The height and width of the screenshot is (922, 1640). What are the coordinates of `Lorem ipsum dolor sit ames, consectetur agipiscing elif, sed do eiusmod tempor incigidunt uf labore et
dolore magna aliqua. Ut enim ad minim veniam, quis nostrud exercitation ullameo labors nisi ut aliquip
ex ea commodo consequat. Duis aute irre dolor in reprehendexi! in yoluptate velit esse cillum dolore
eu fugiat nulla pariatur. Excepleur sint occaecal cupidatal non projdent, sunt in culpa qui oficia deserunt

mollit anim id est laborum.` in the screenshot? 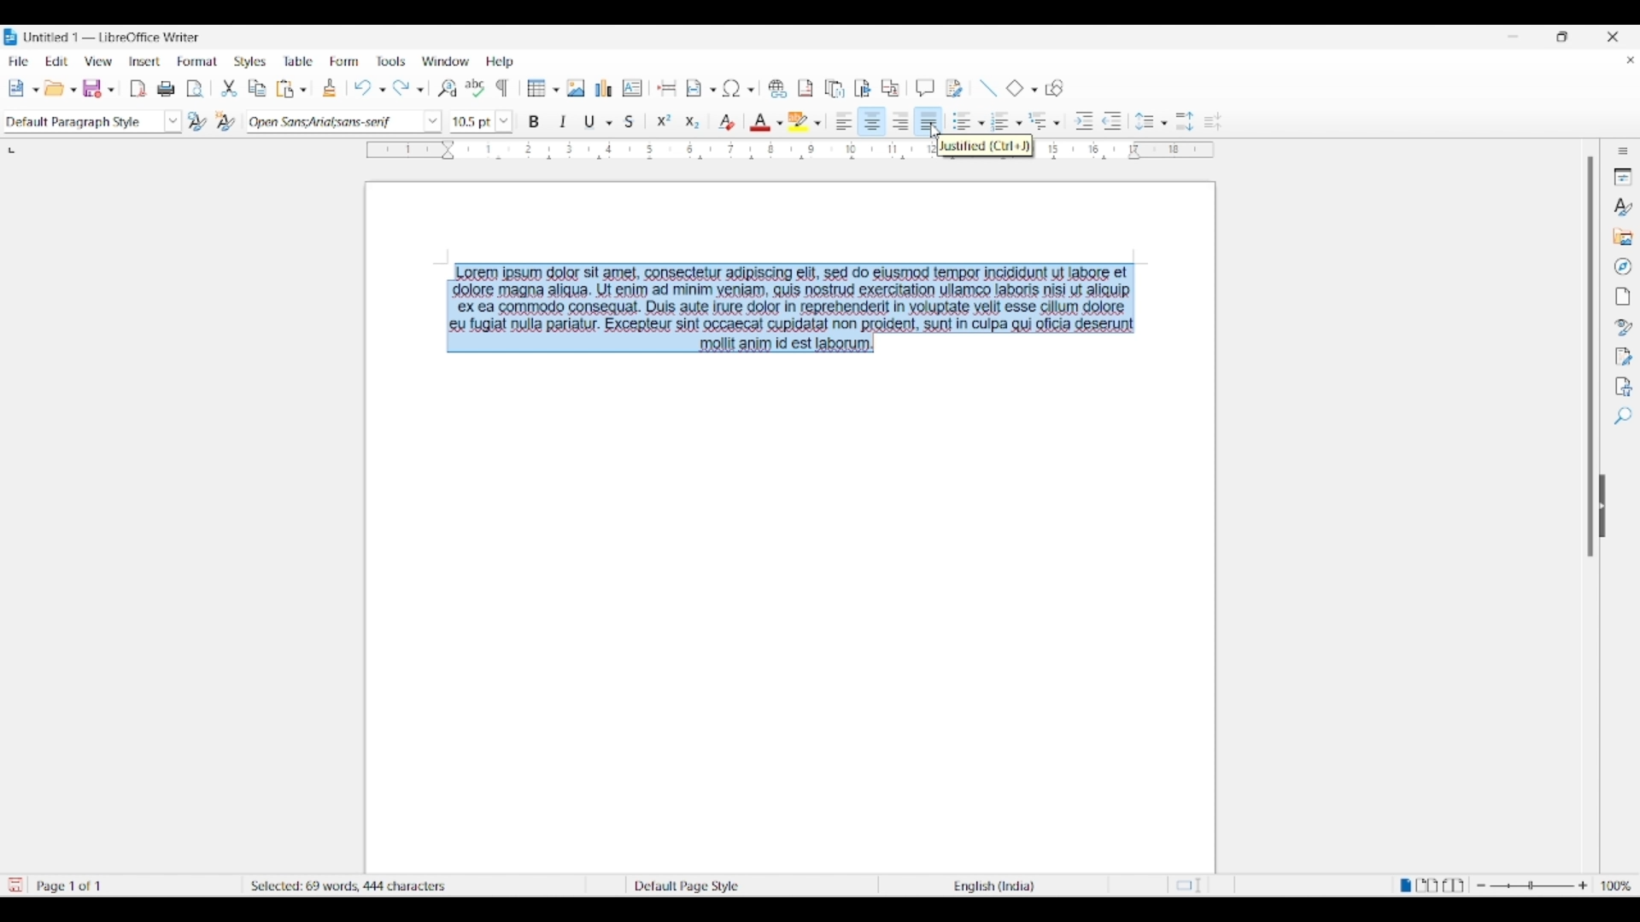 It's located at (802, 310).